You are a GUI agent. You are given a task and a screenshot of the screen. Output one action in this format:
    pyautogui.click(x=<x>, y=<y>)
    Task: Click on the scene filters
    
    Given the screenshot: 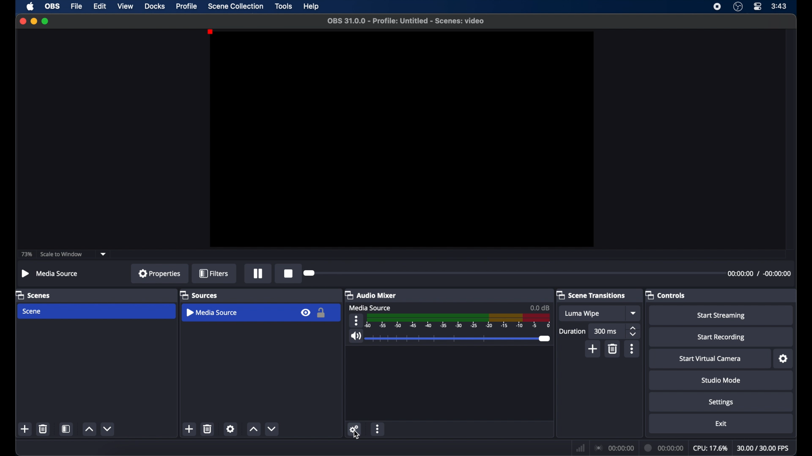 What is the action you would take?
    pyautogui.click(x=66, y=429)
    